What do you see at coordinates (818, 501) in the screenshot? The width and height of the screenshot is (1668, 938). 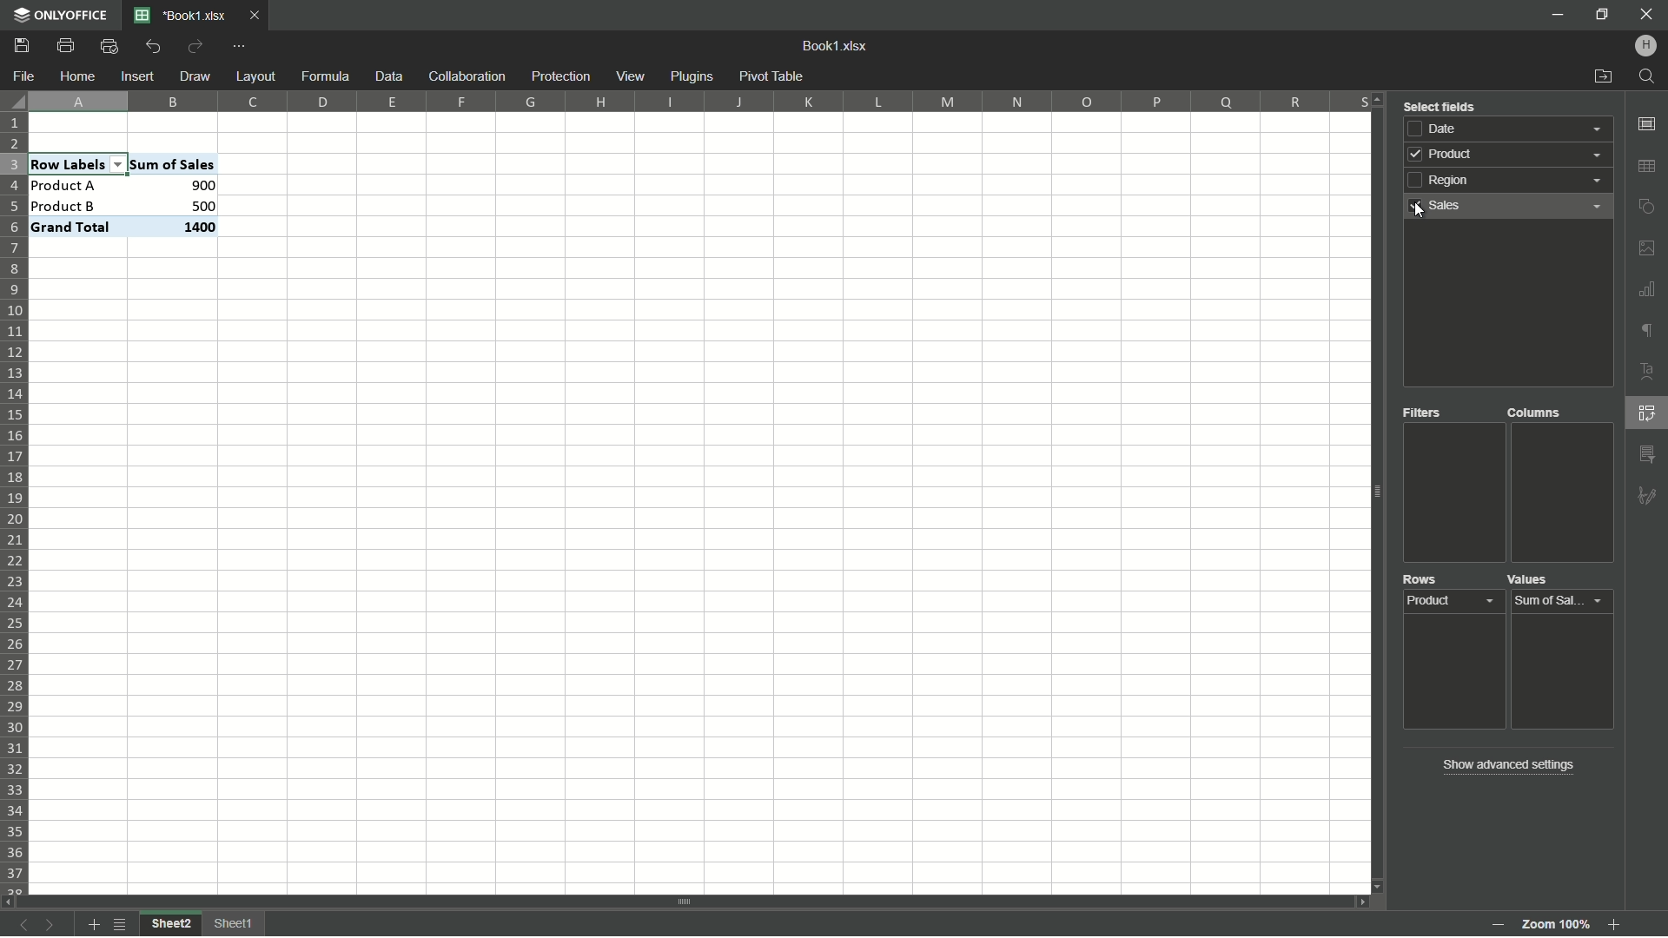 I see `cells` at bounding box center [818, 501].